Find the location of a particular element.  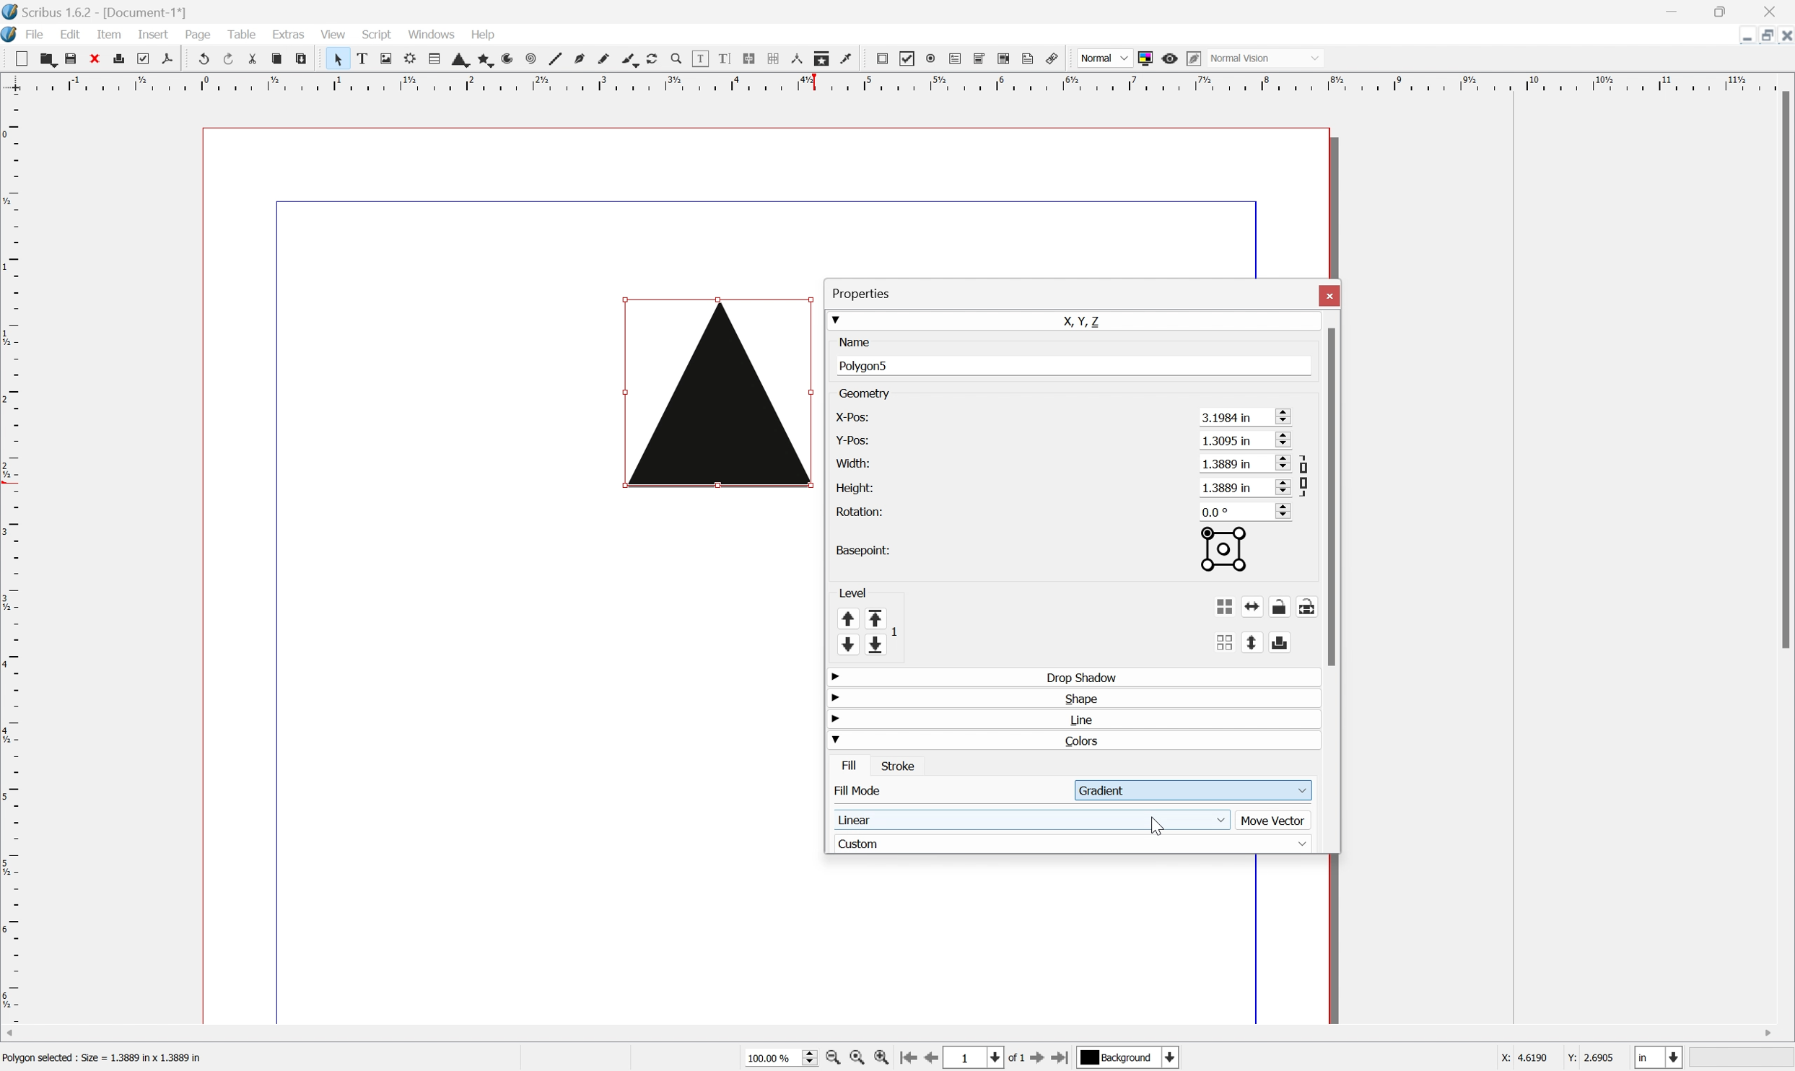

Properties is located at coordinates (862, 293).